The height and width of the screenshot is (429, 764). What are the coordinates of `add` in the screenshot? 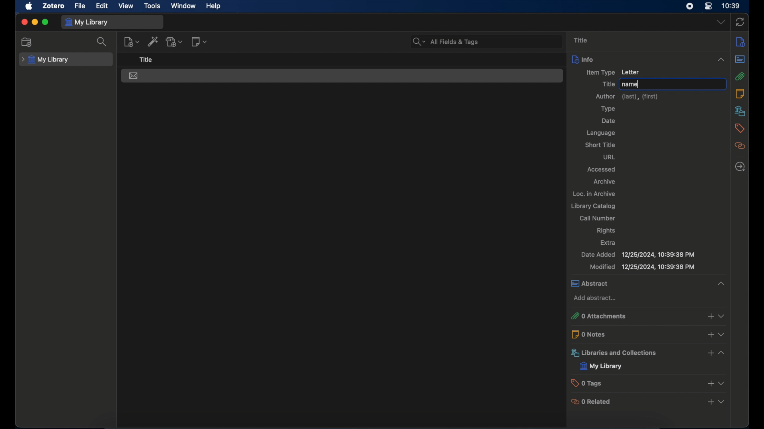 It's located at (710, 316).